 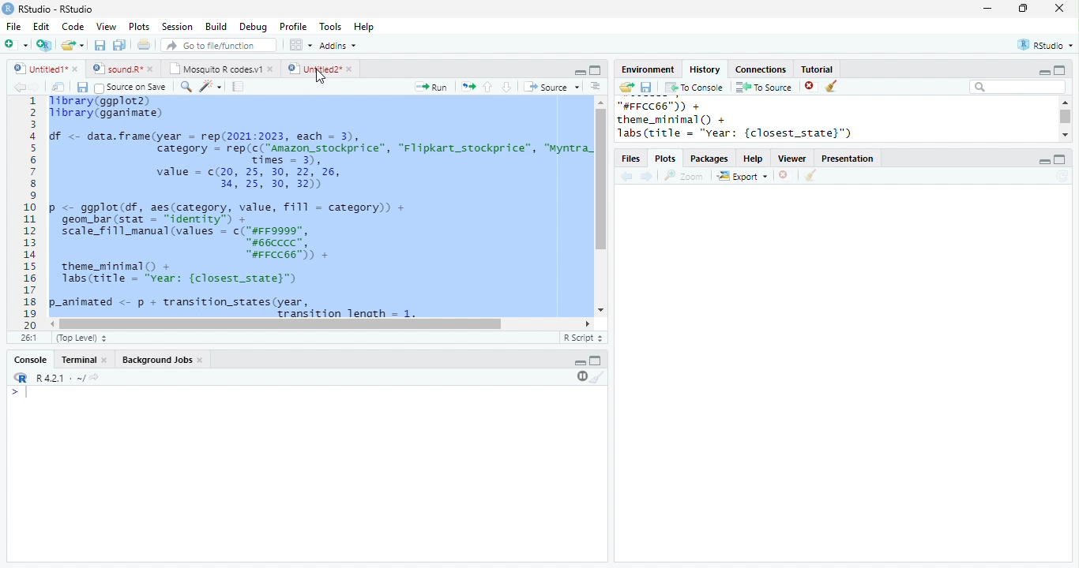 What do you see at coordinates (116, 69) in the screenshot?
I see `sound.R` at bounding box center [116, 69].